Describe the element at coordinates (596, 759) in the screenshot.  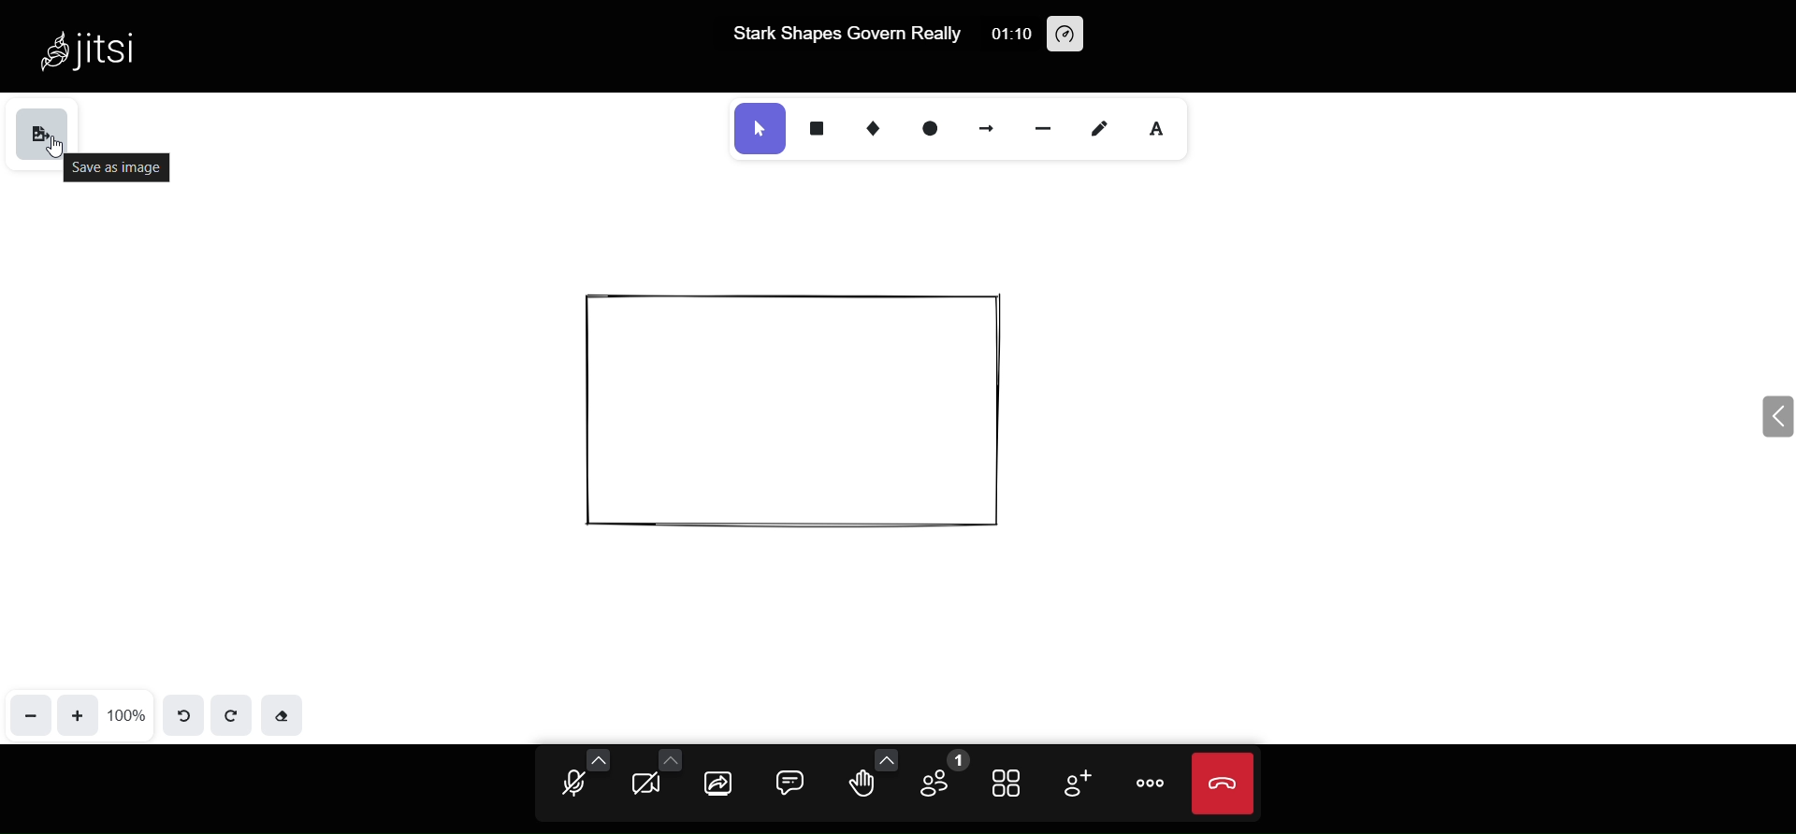
I see `more audio option` at that location.